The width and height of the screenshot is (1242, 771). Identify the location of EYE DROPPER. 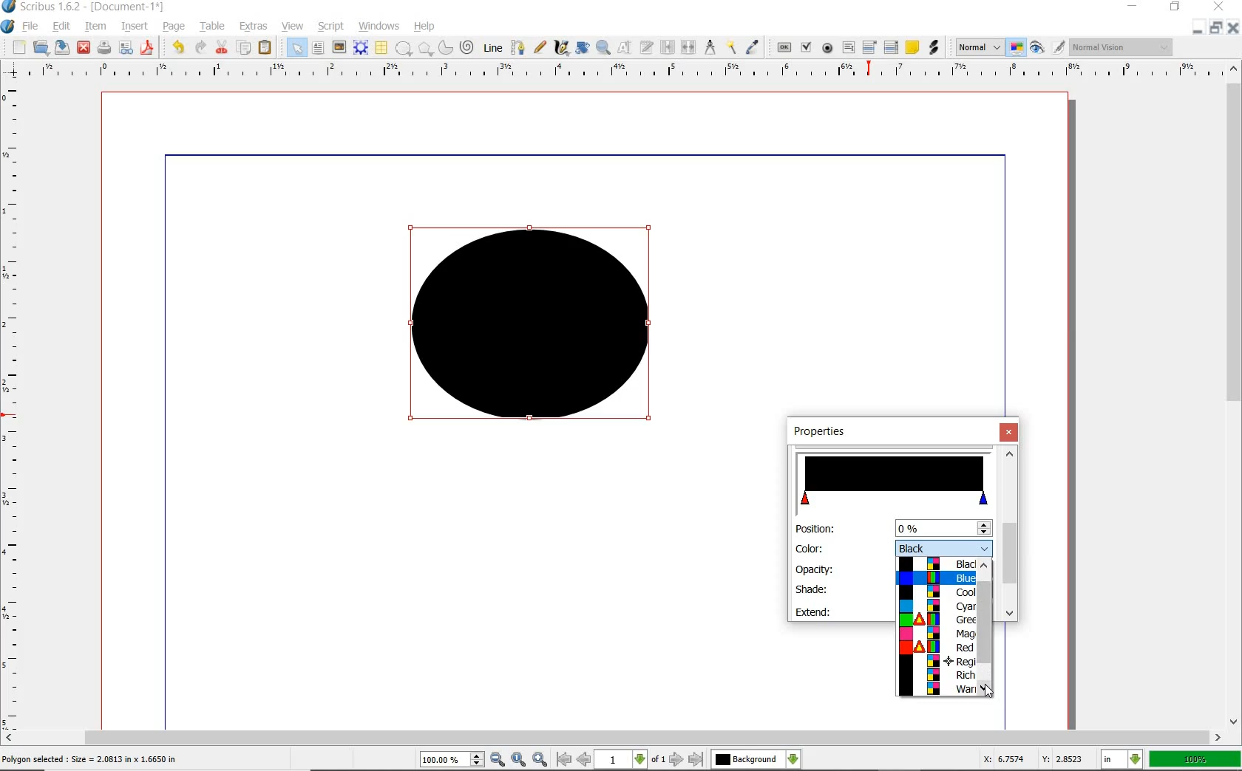
(753, 48).